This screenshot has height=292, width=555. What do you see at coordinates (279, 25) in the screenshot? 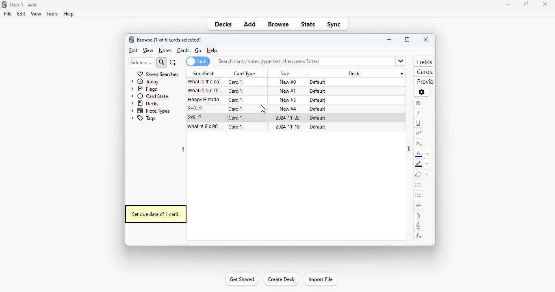
I see `browse` at bounding box center [279, 25].